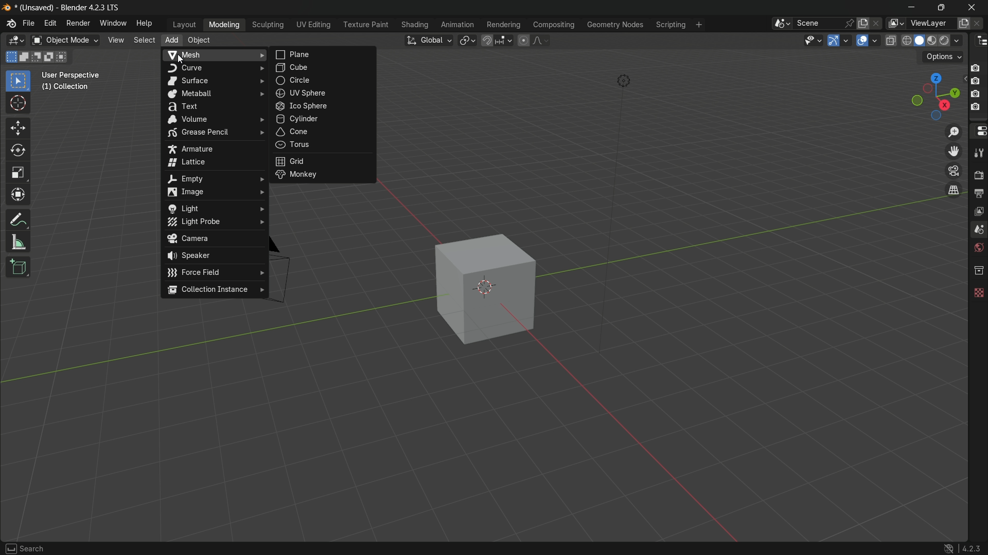 The width and height of the screenshot is (988, 555). I want to click on cursor, so click(184, 60).